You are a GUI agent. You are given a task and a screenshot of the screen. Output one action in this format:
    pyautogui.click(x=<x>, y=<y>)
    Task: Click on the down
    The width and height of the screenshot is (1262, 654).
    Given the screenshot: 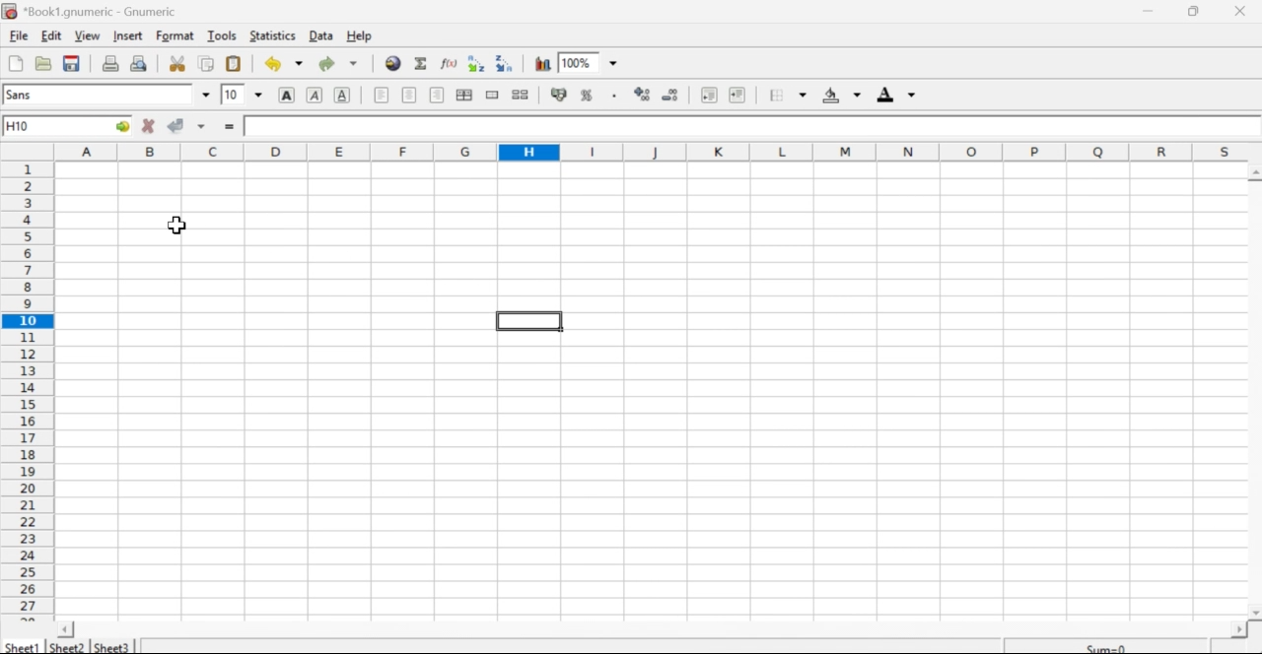 What is the action you would take?
    pyautogui.click(x=300, y=64)
    